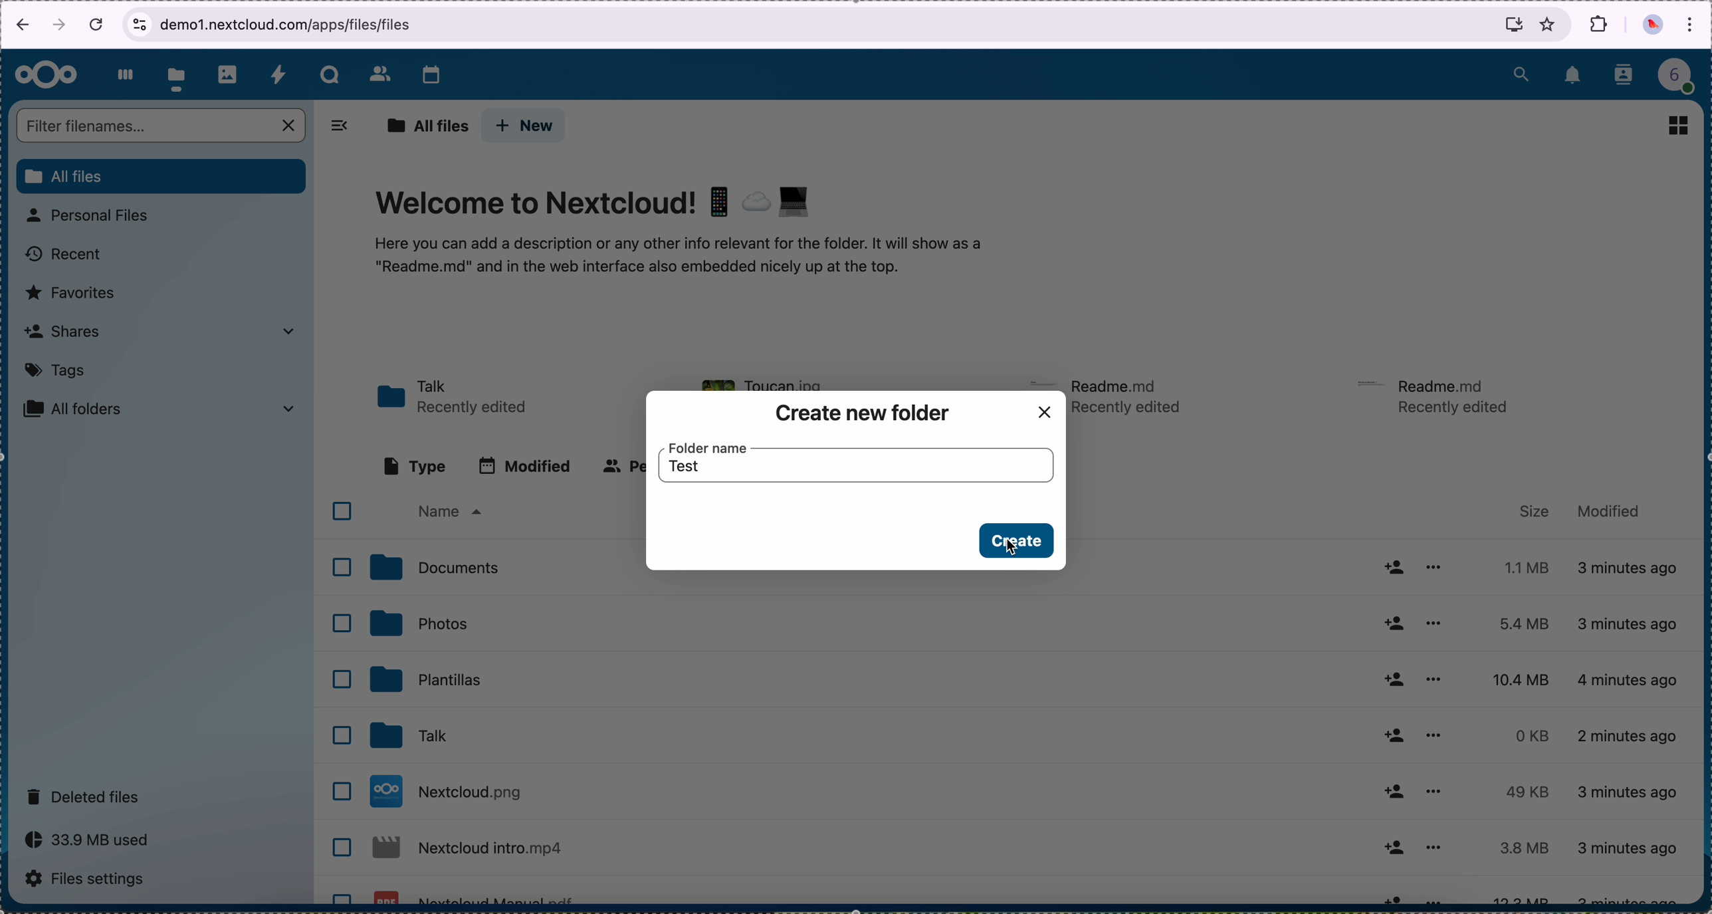  Describe the element at coordinates (330, 74) in the screenshot. I see `talk` at that location.